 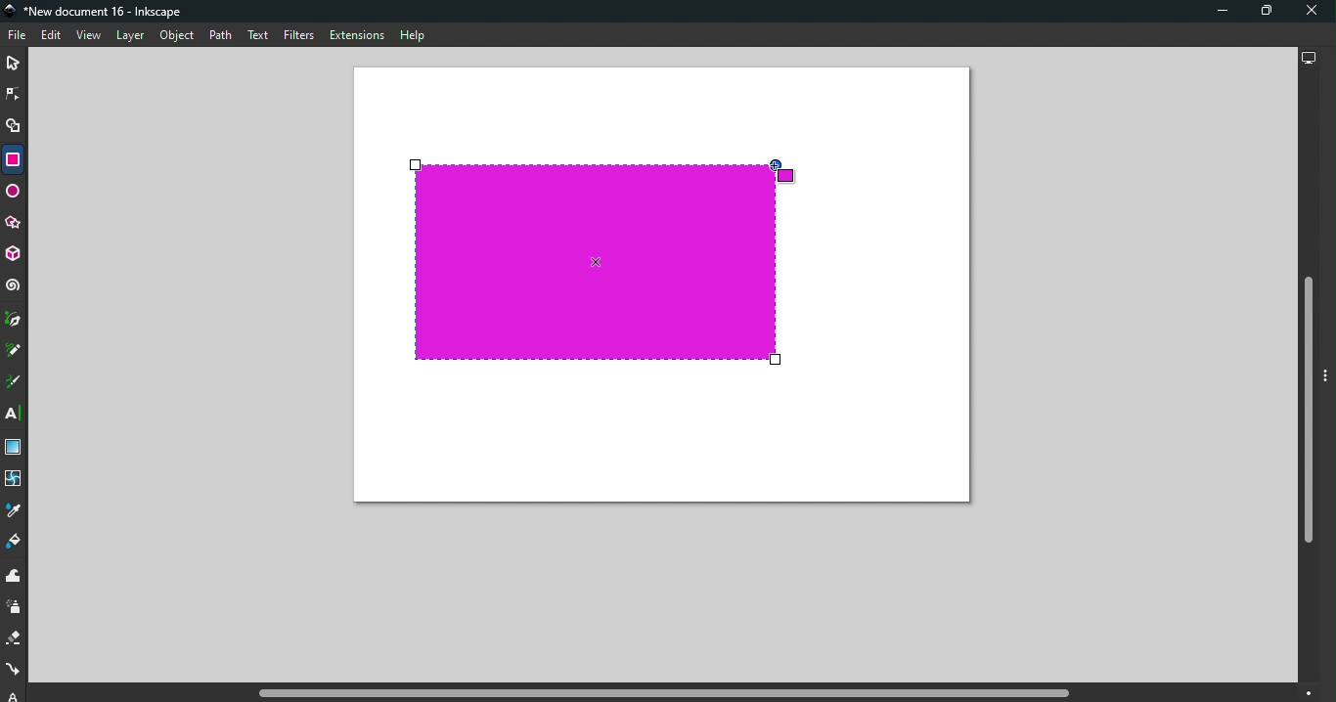 What do you see at coordinates (299, 37) in the screenshot?
I see `Filters` at bounding box center [299, 37].